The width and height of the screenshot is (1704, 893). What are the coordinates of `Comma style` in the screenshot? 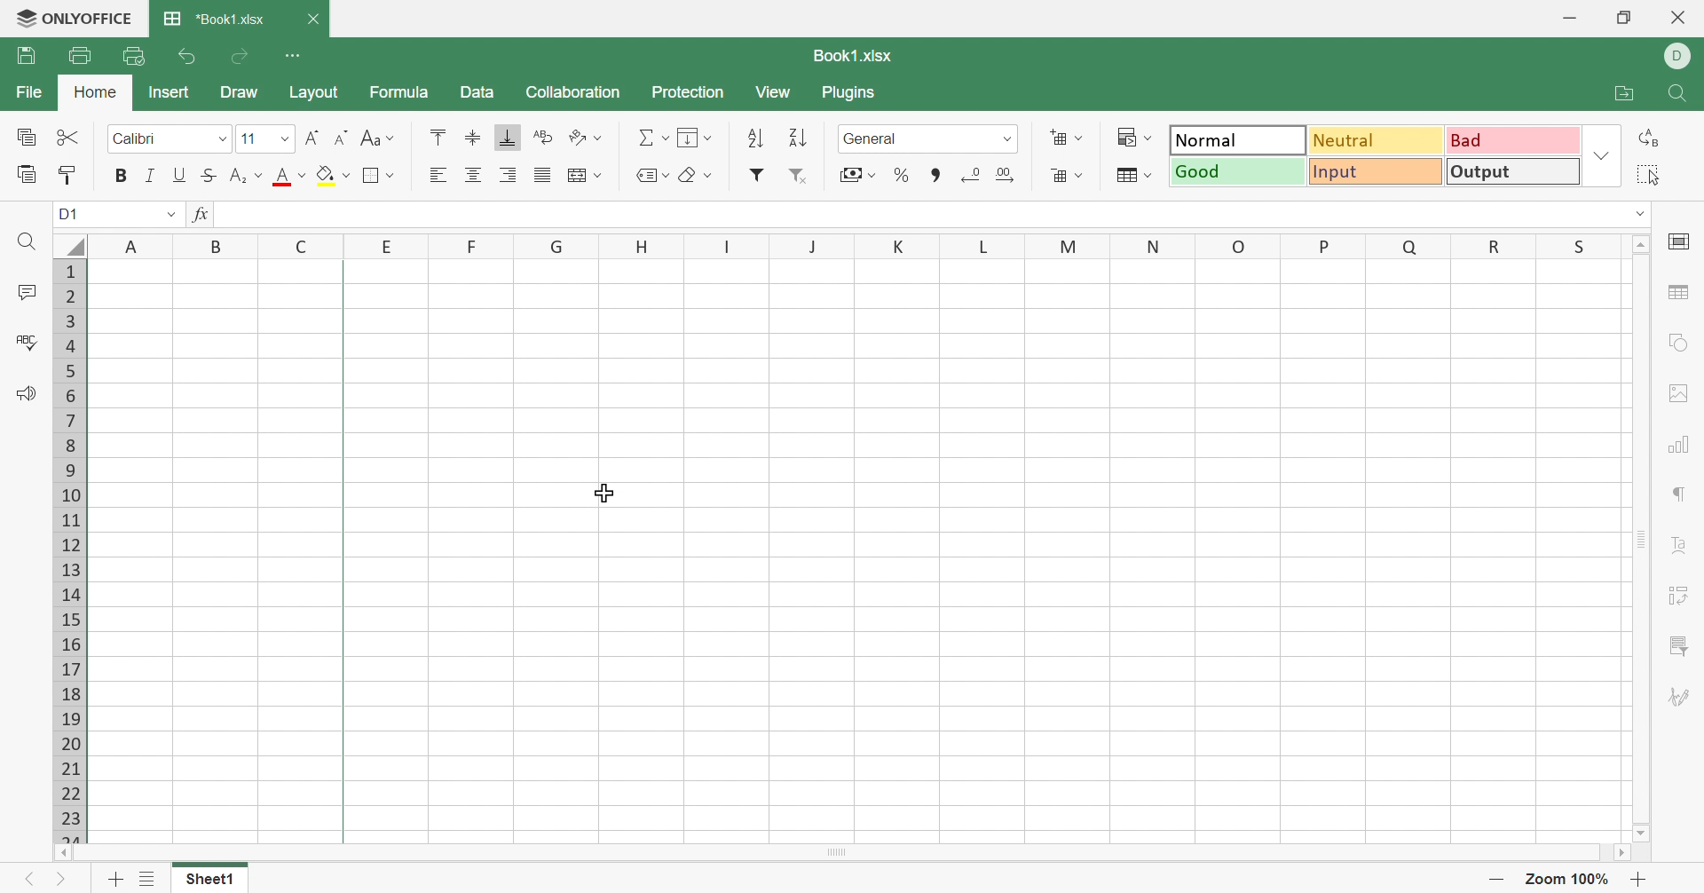 It's located at (935, 173).